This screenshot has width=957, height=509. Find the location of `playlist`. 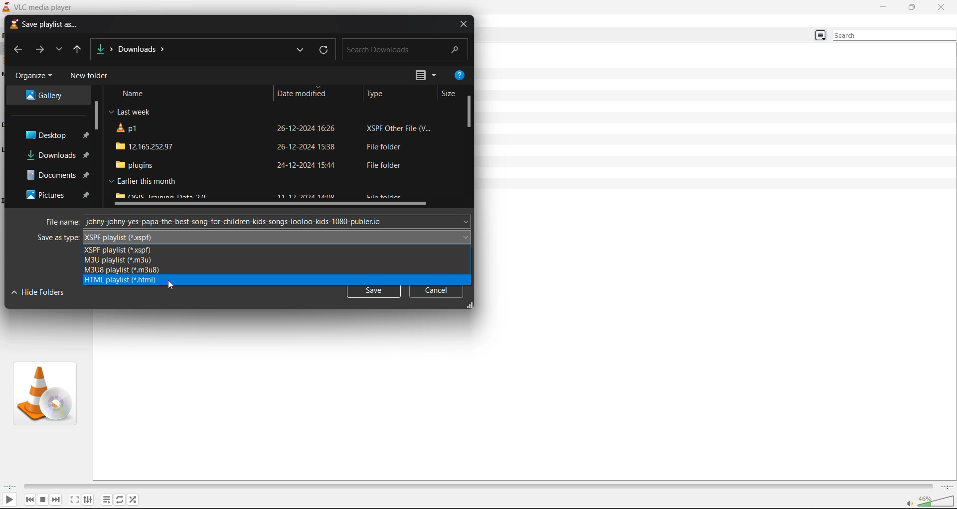

playlist is located at coordinates (107, 500).